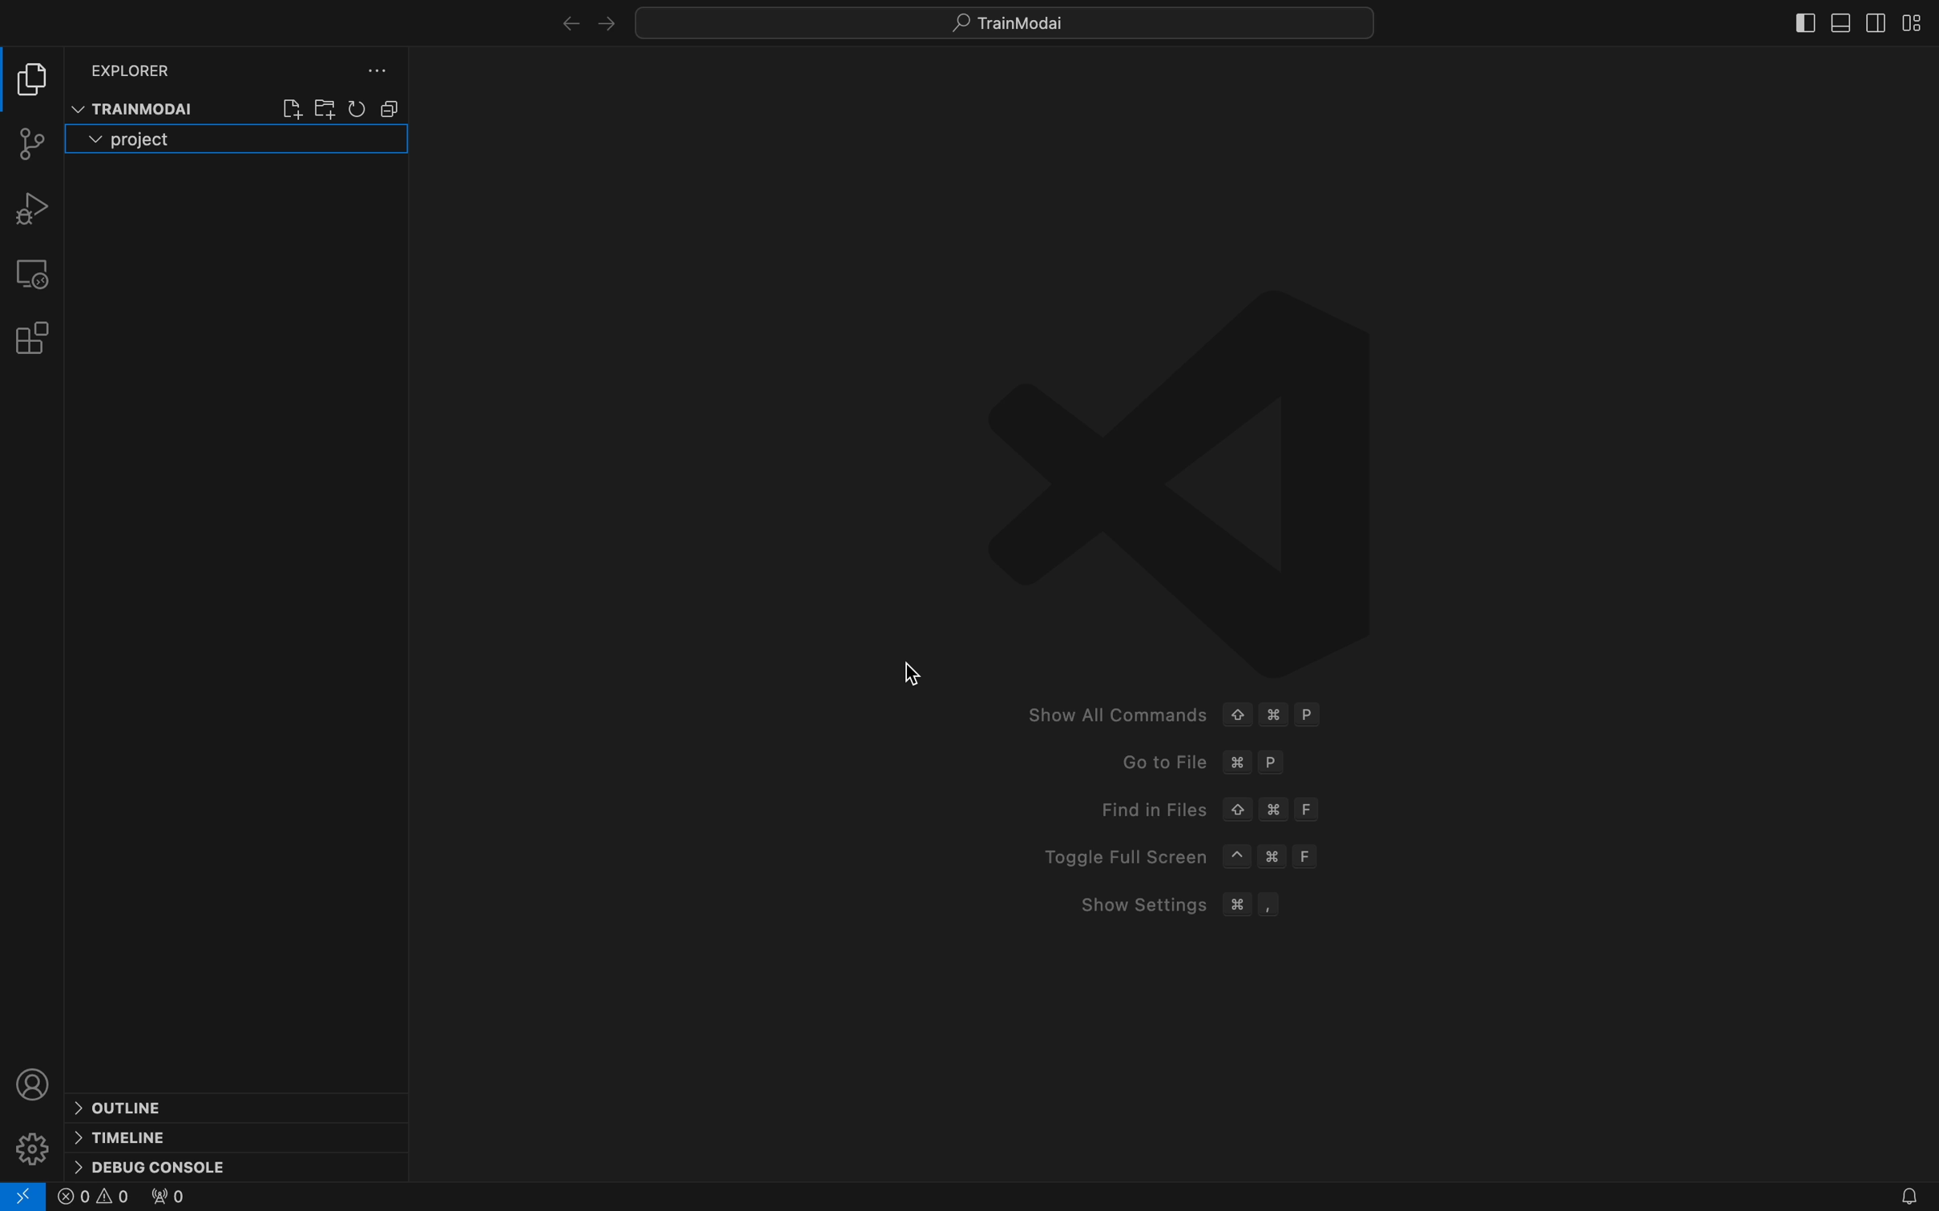 Image resolution: width=1939 pixels, height=1211 pixels. I want to click on Icon, so click(1175, 454).